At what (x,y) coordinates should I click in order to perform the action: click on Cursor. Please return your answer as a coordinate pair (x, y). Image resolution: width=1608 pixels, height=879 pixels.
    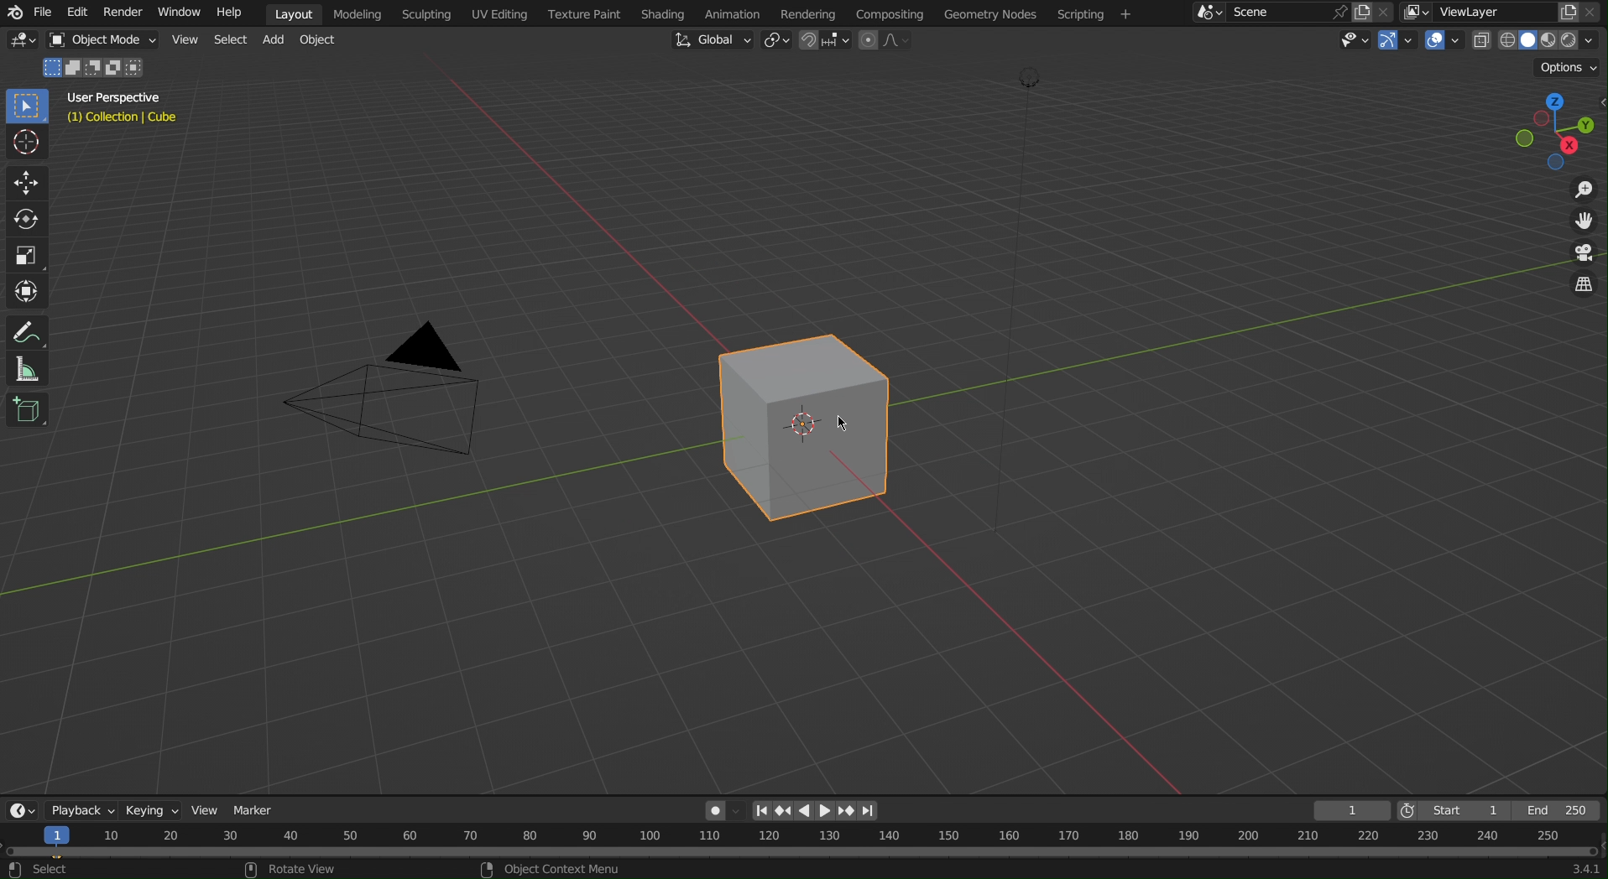
    Looking at the image, I should click on (25, 145).